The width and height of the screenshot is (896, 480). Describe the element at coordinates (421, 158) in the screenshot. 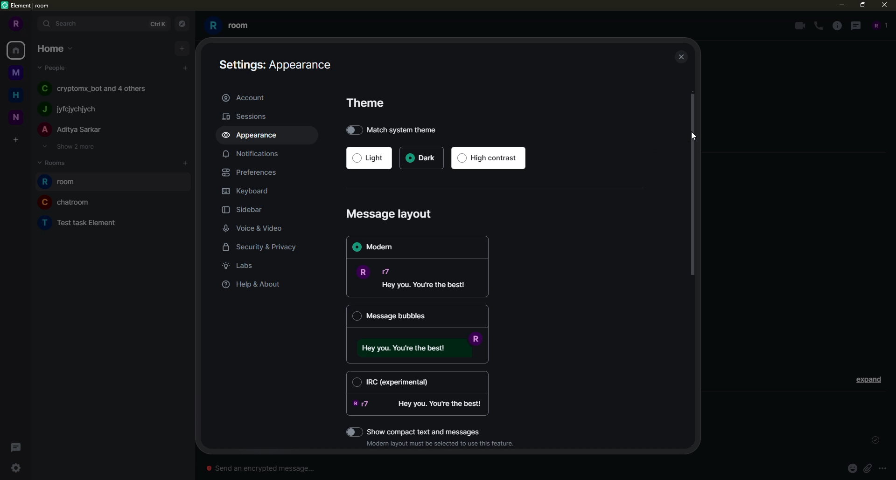

I see `dark` at that location.